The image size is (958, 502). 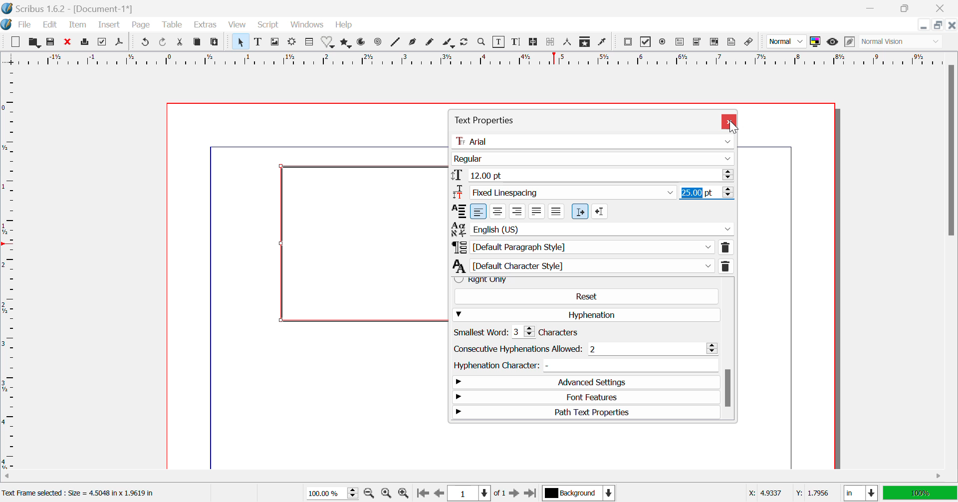 I want to click on Polygons, so click(x=345, y=44).